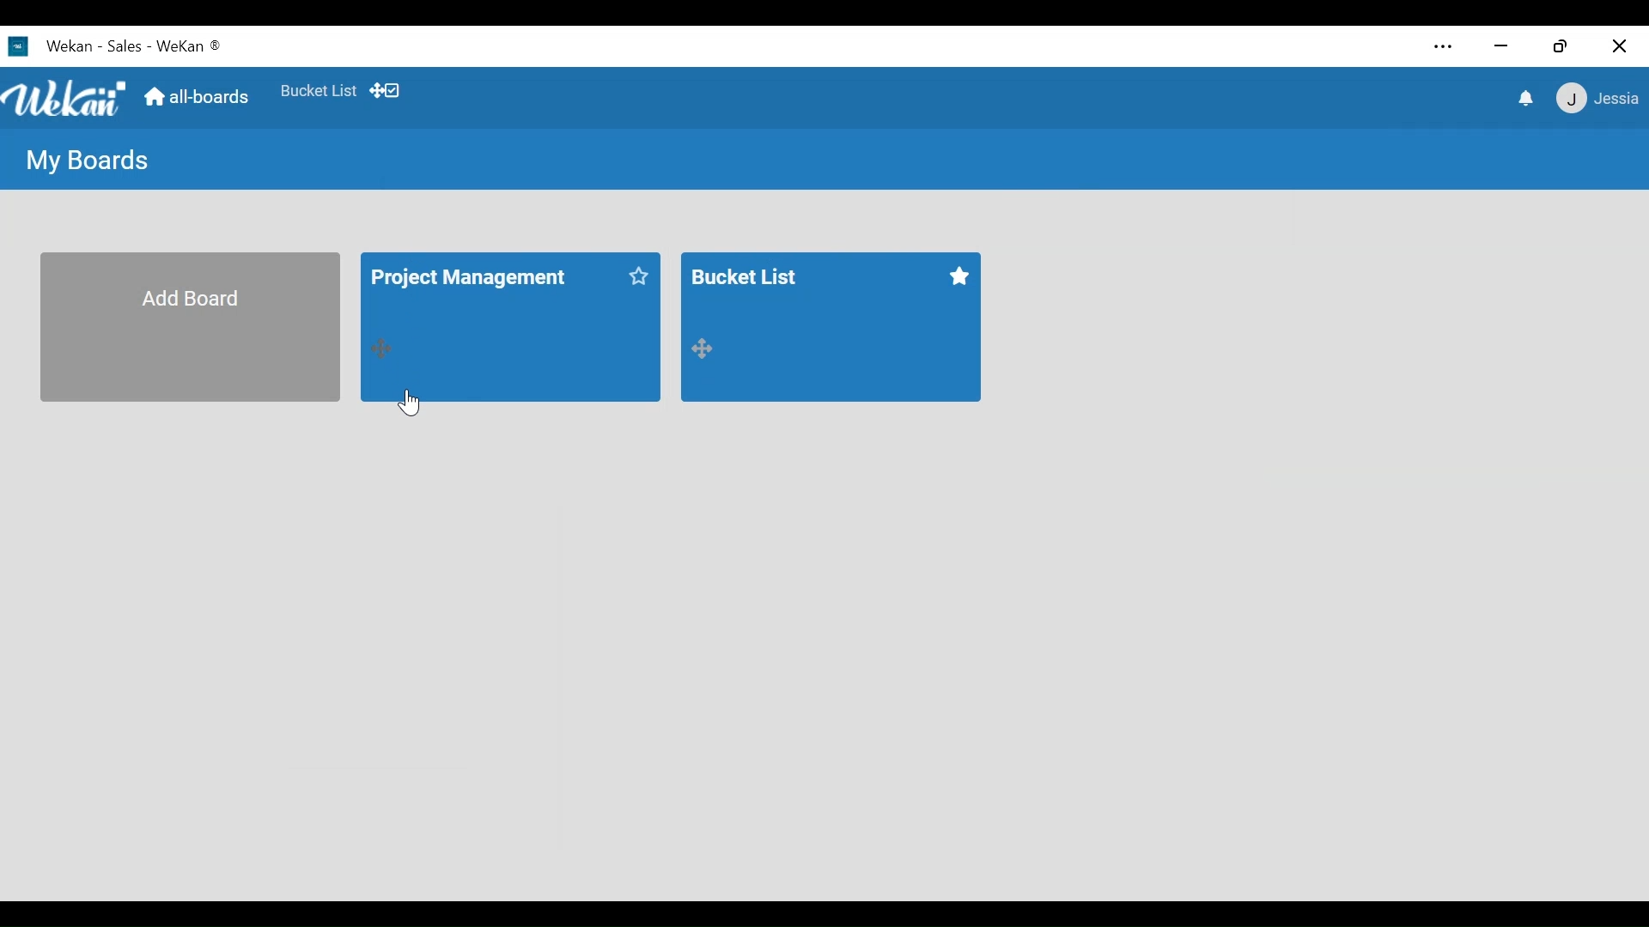  I want to click on jessie, so click(1597, 99).